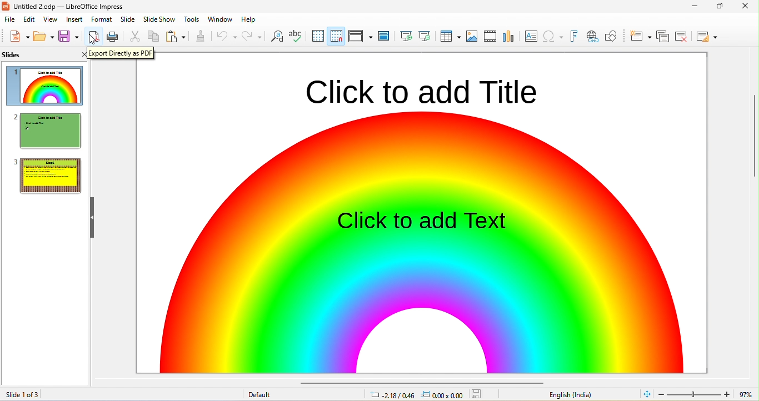 The height and width of the screenshot is (401, 759). What do you see at coordinates (124, 56) in the screenshot?
I see `export directly as PDF` at bounding box center [124, 56].